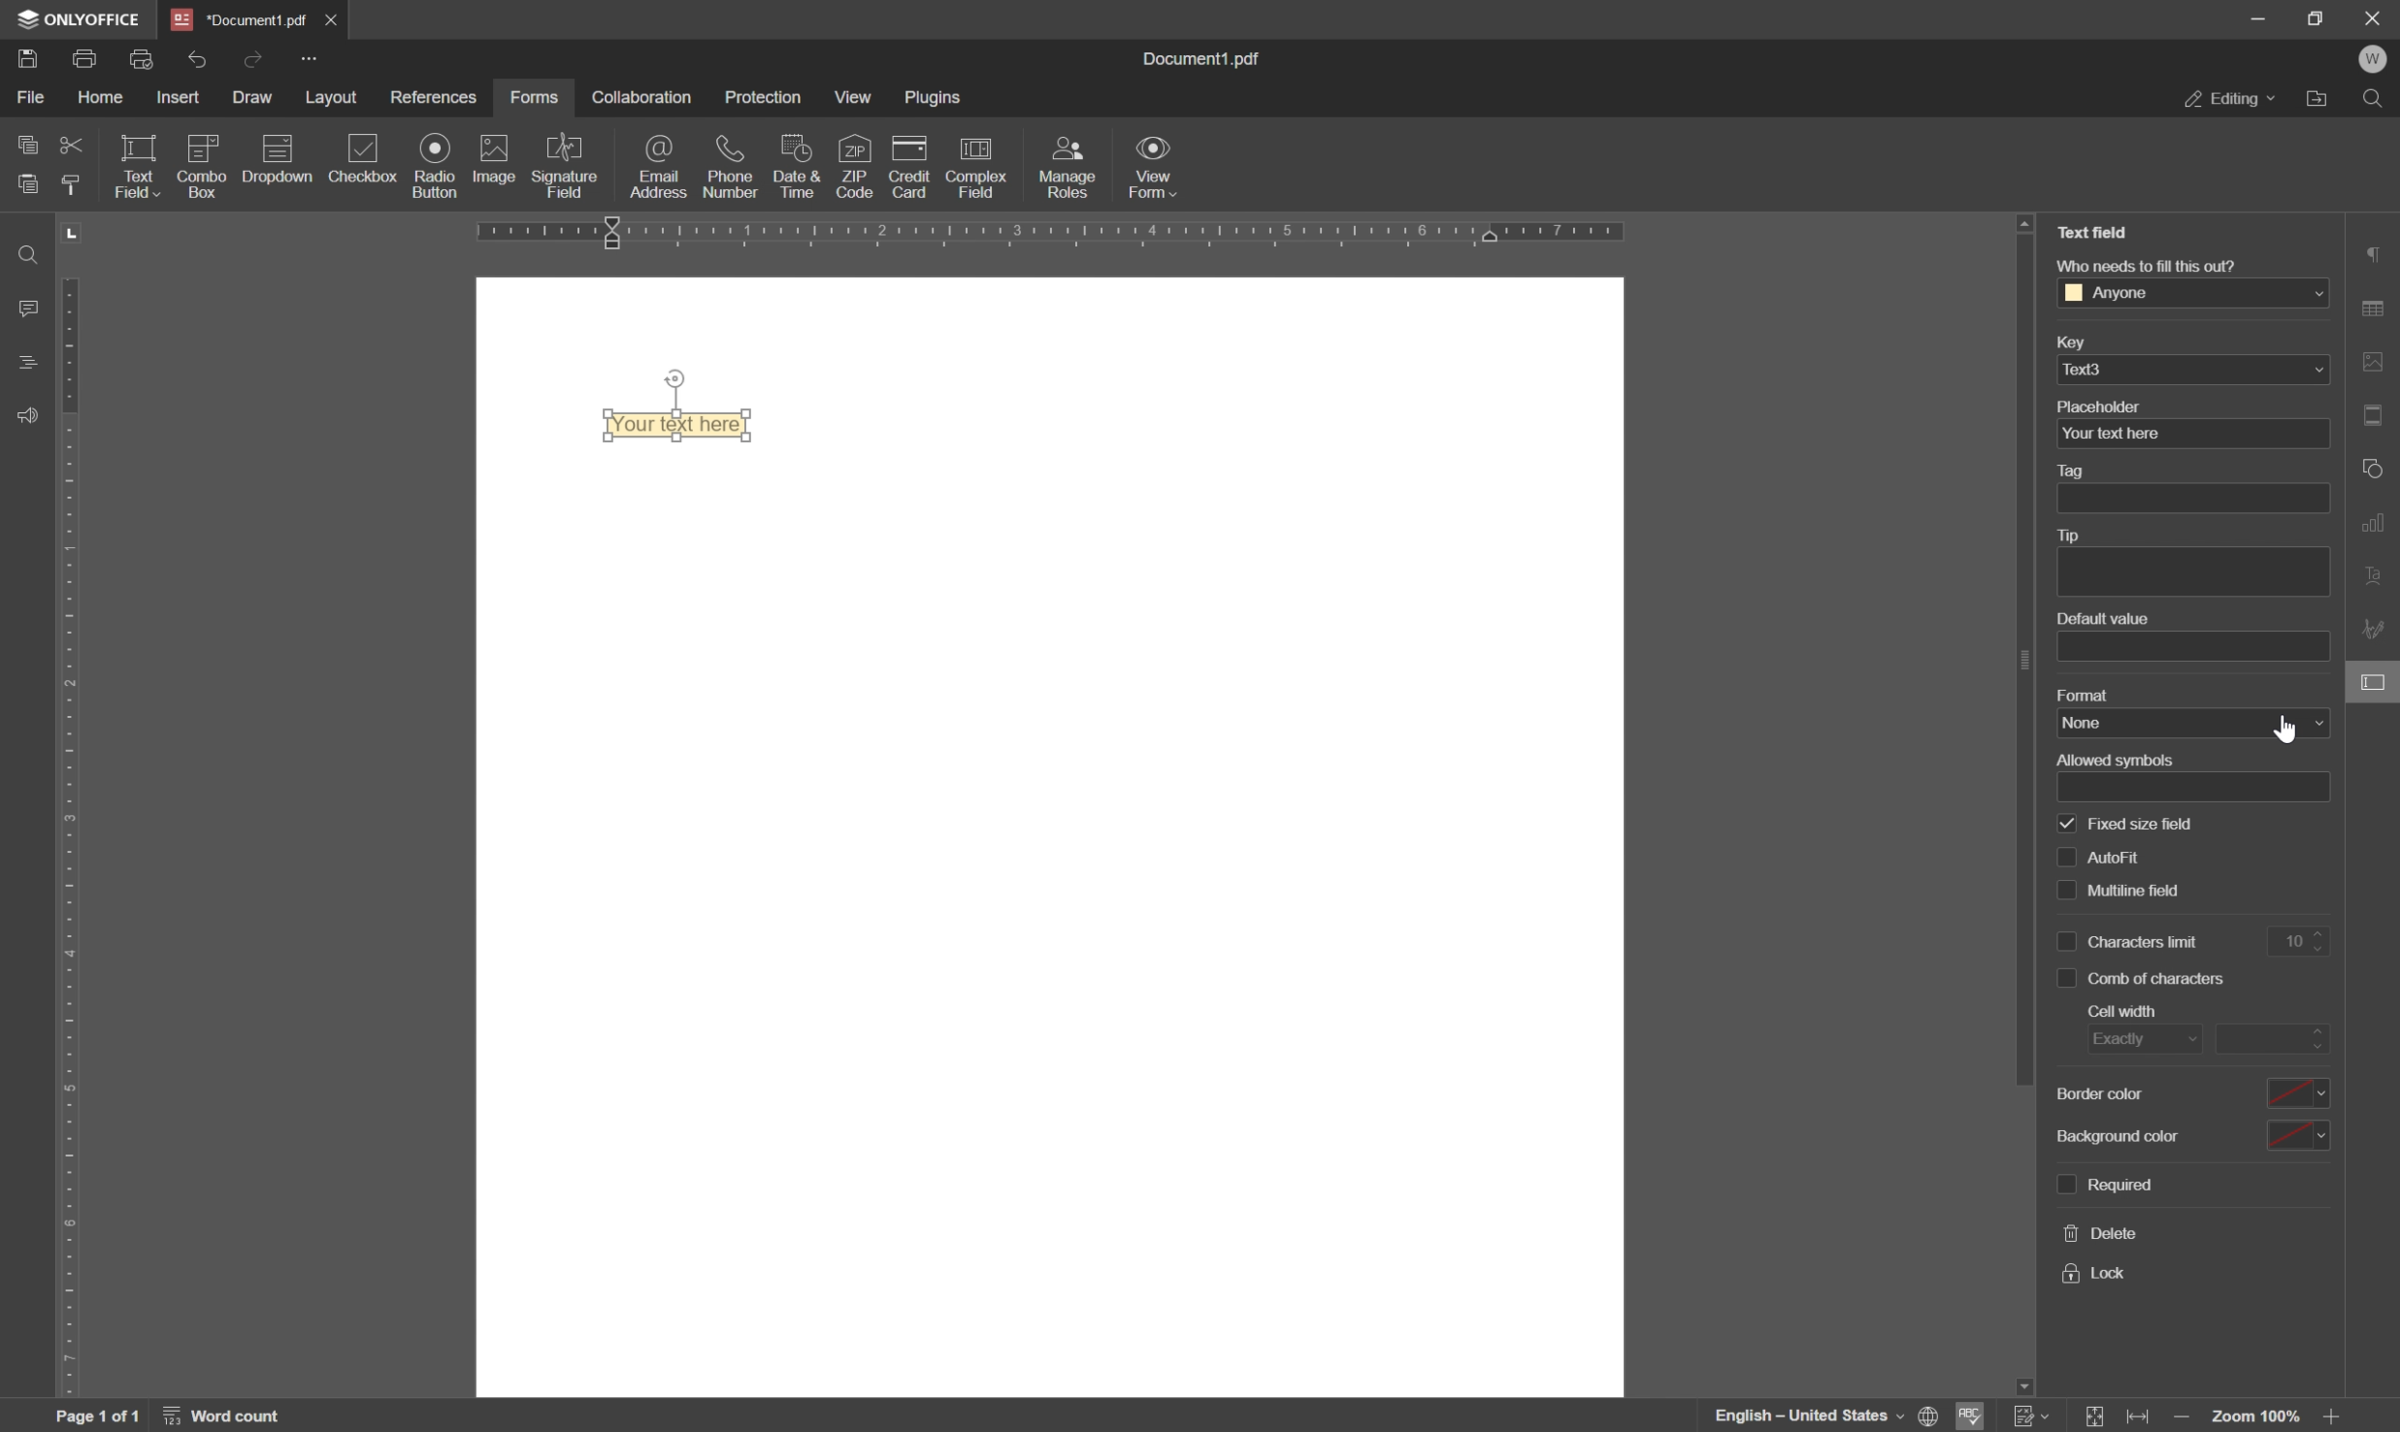 The width and height of the screenshot is (2400, 1432). What do you see at coordinates (2315, 17) in the screenshot?
I see `restore down` at bounding box center [2315, 17].